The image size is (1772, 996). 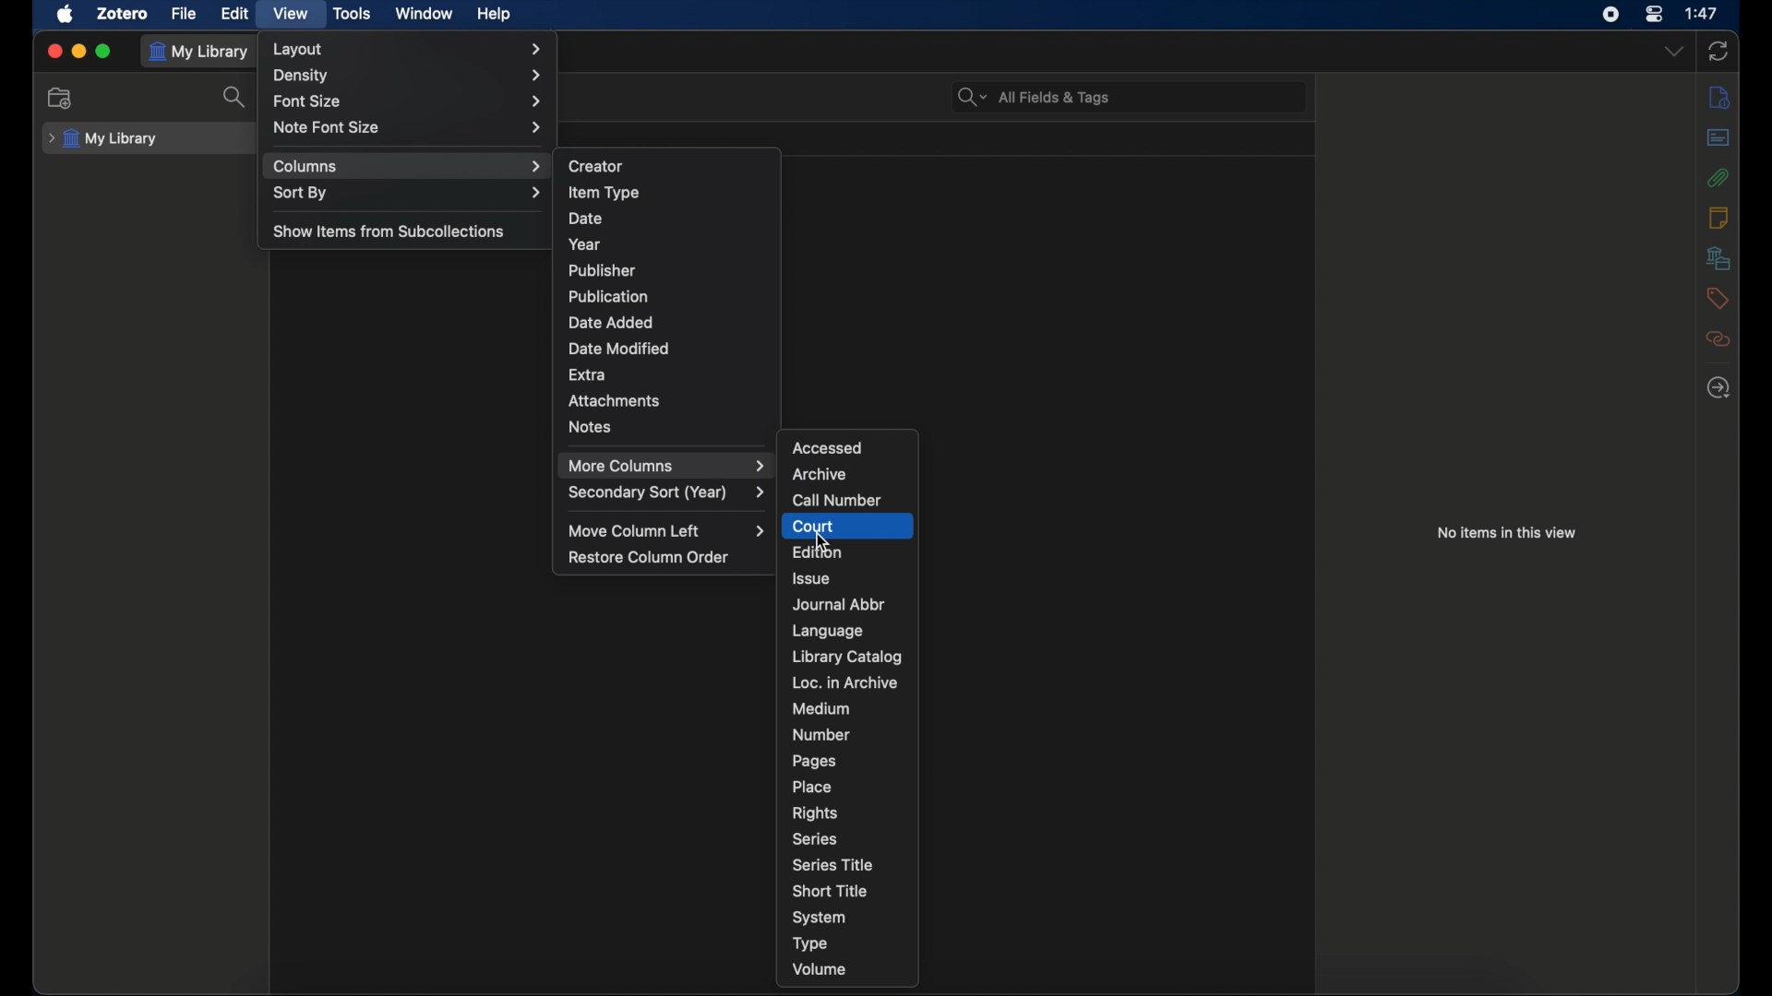 What do you see at coordinates (834, 501) in the screenshot?
I see `call number` at bounding box center [834, 501].